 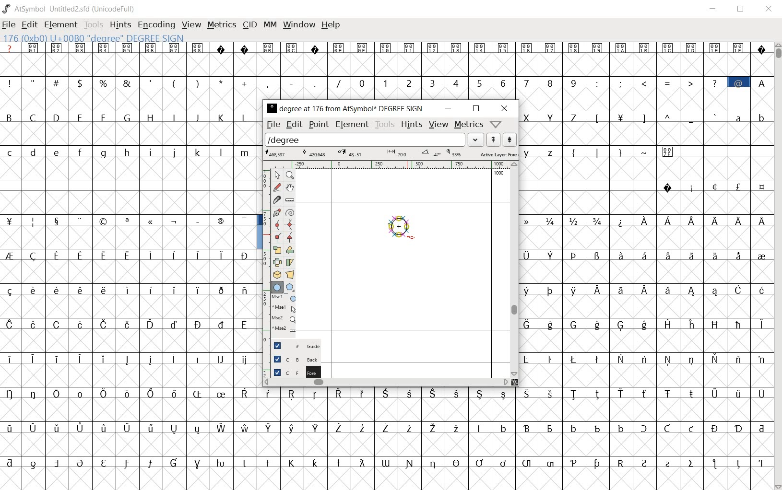 What do you see at coordinates (742, 9) in the screenshot?
I see `restore down` at bounding box center [742, 9].